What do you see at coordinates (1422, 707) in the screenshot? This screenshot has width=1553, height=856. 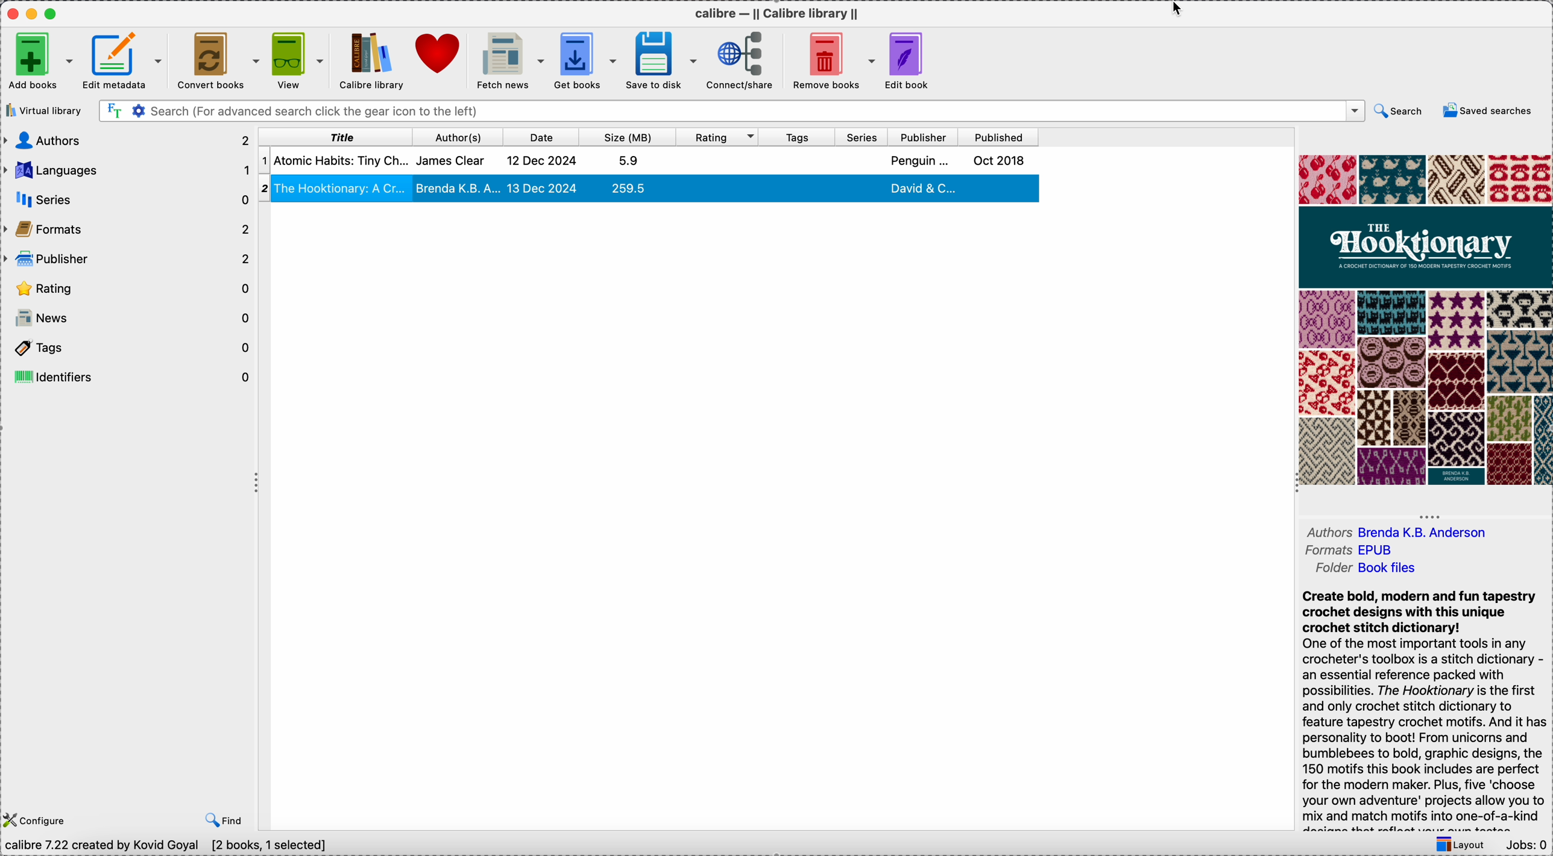 I see `synopsis` at bounding box center [1422, 707].